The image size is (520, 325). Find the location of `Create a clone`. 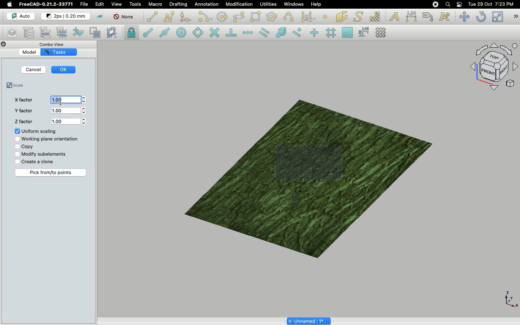

Create a clone is located at coordinates (34, 161).